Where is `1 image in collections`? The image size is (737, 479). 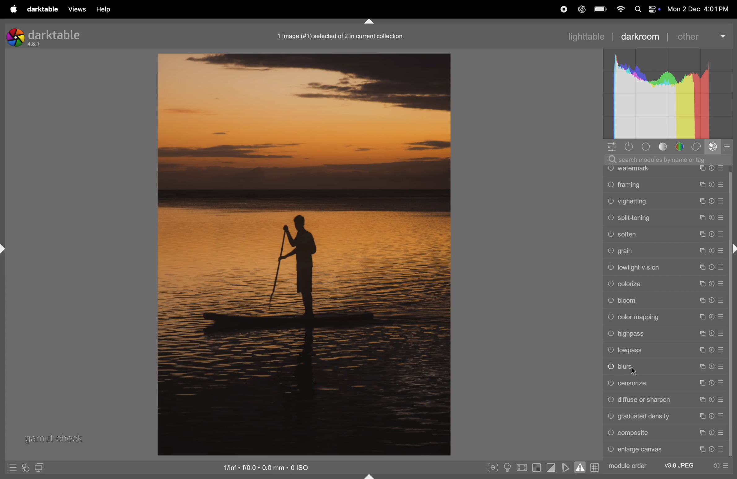 1 image in collections is located at coordinates (343, 35).